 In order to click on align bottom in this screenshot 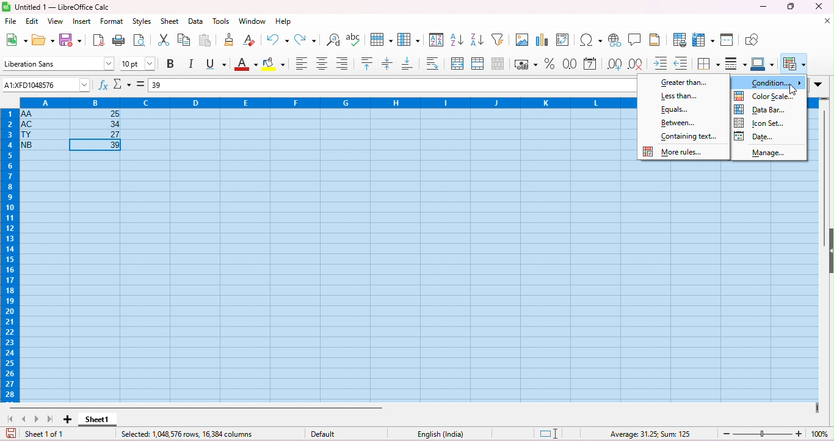, I will do `click(408, 64)`.